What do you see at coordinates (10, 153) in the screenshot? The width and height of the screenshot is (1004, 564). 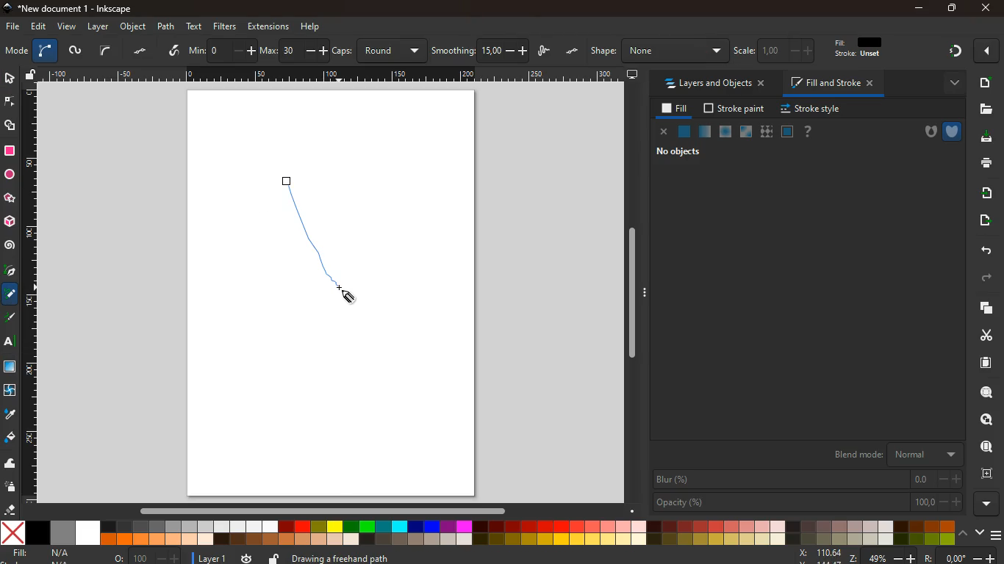 I see `square` at bounding box center [10, 153].